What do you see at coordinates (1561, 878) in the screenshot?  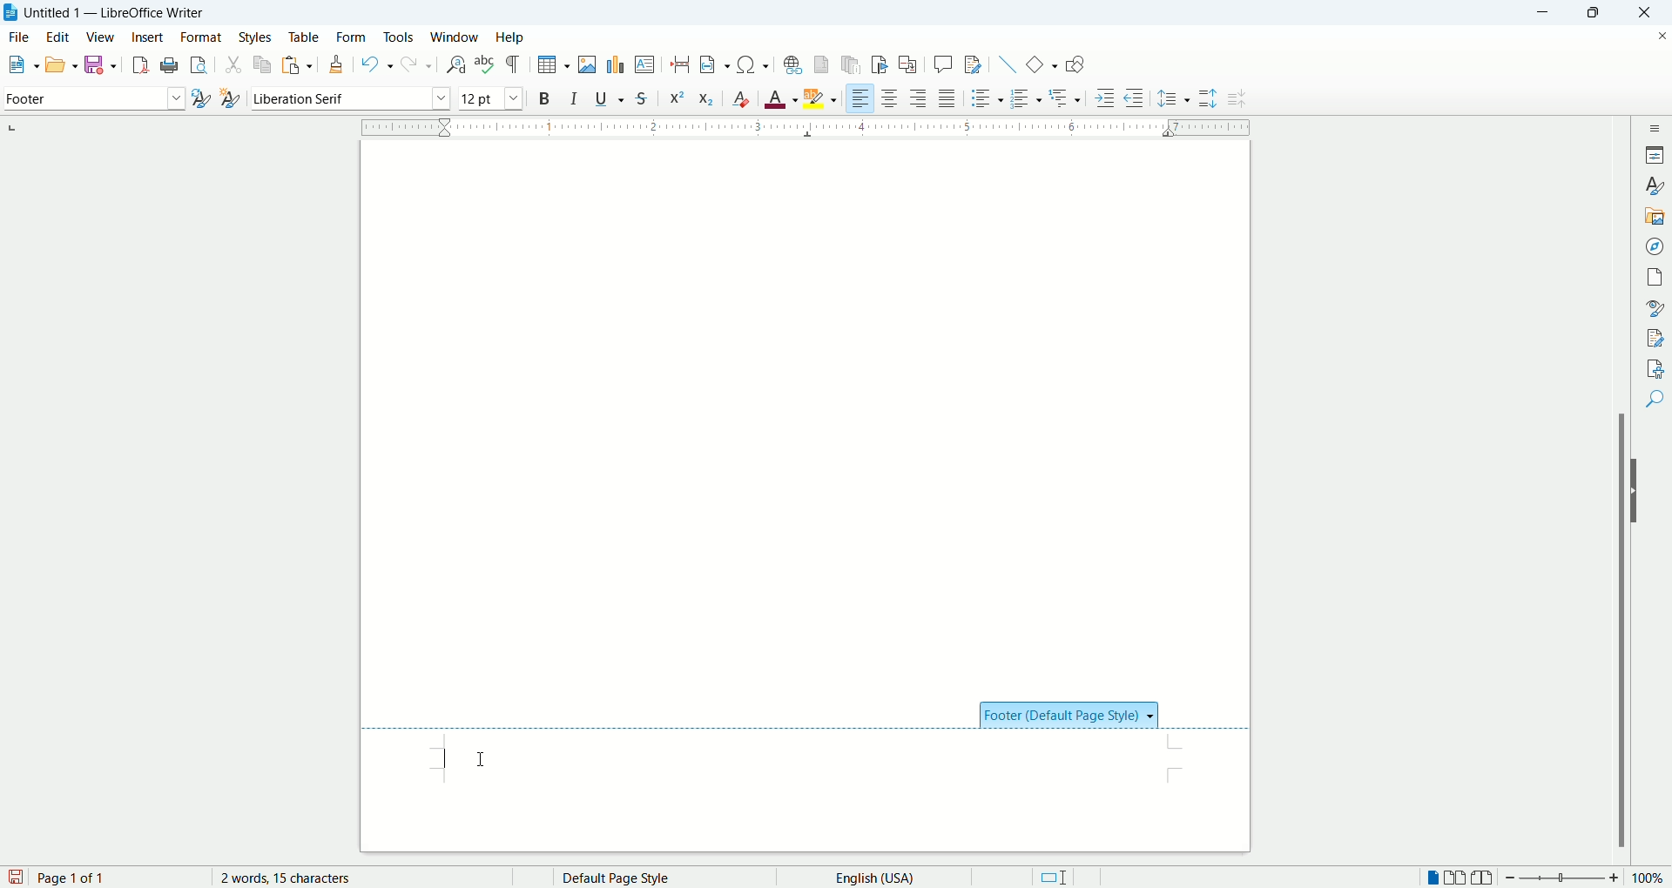 I see `zoom bar` at bounding box center [1561, 878].